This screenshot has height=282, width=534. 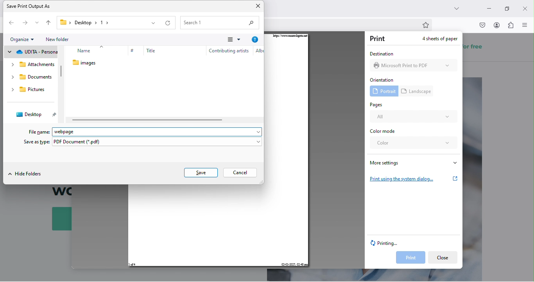 I want to click on pictures, so click(x=29, y=102).